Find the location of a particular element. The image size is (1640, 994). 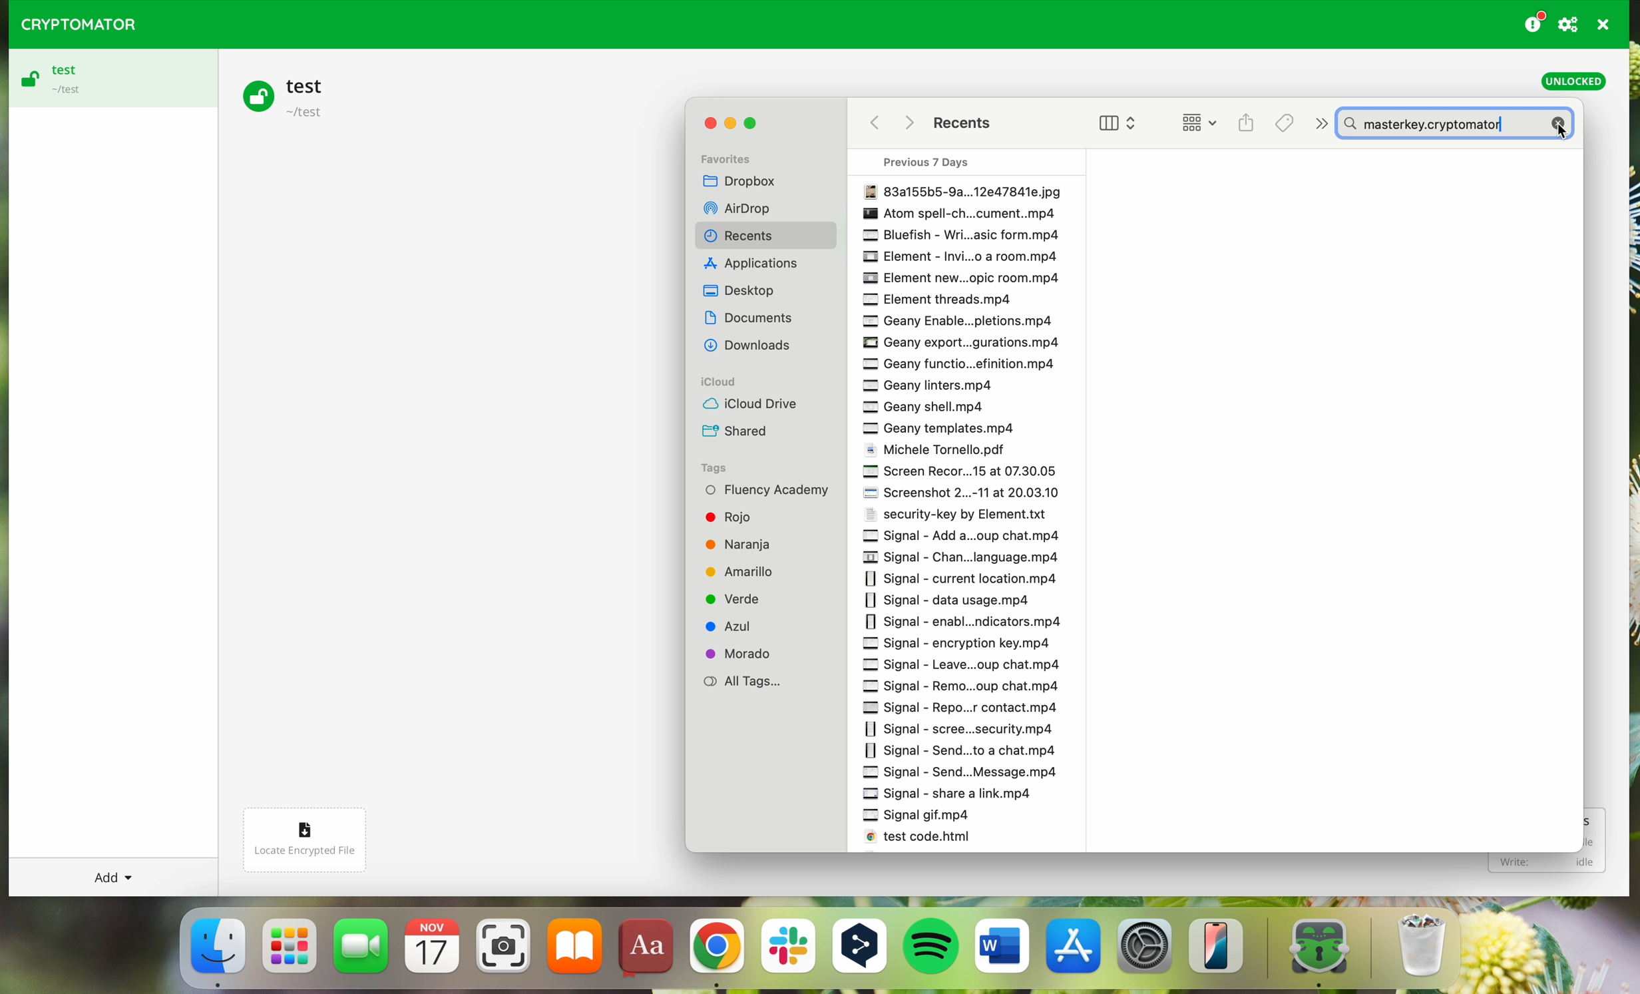

Geany export is located at coordinates (967, 344).